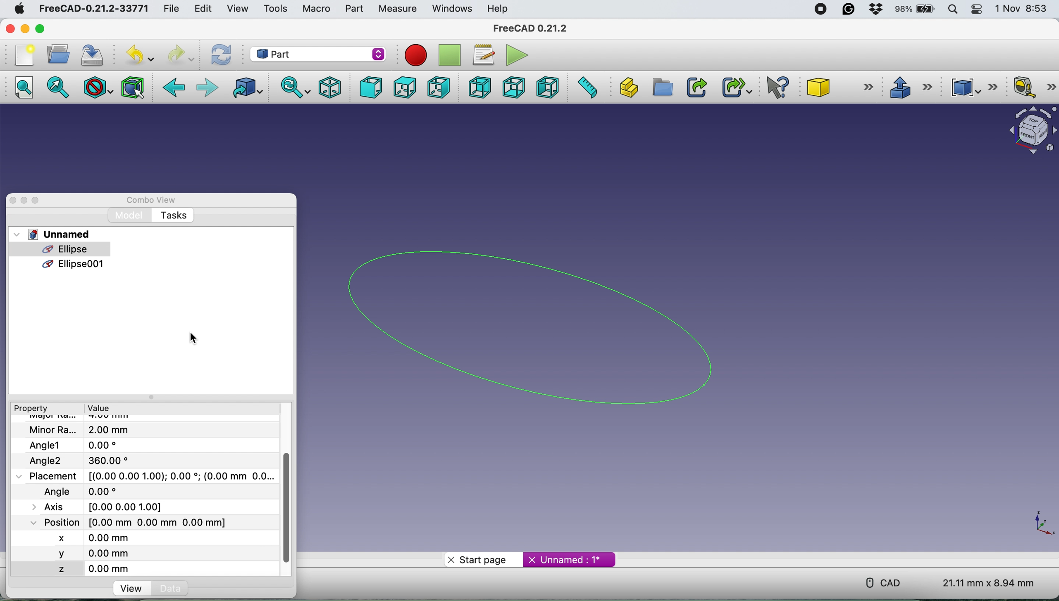  What do you see at coordinates (100, 409) in the screenshot?
I see `value` at bounding box center [100, 409].